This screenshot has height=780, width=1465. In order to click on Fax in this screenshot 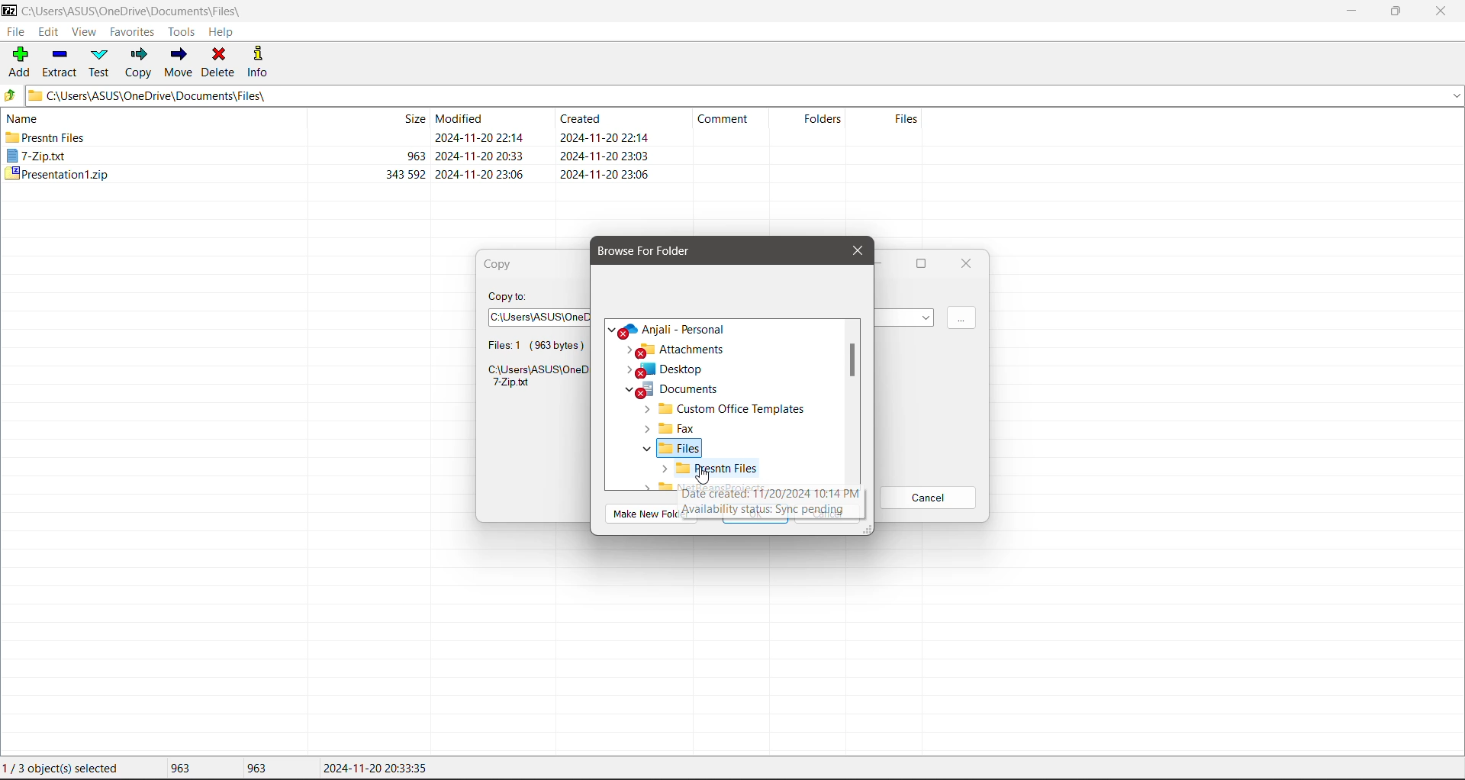, I will do `click(671, 430)`.